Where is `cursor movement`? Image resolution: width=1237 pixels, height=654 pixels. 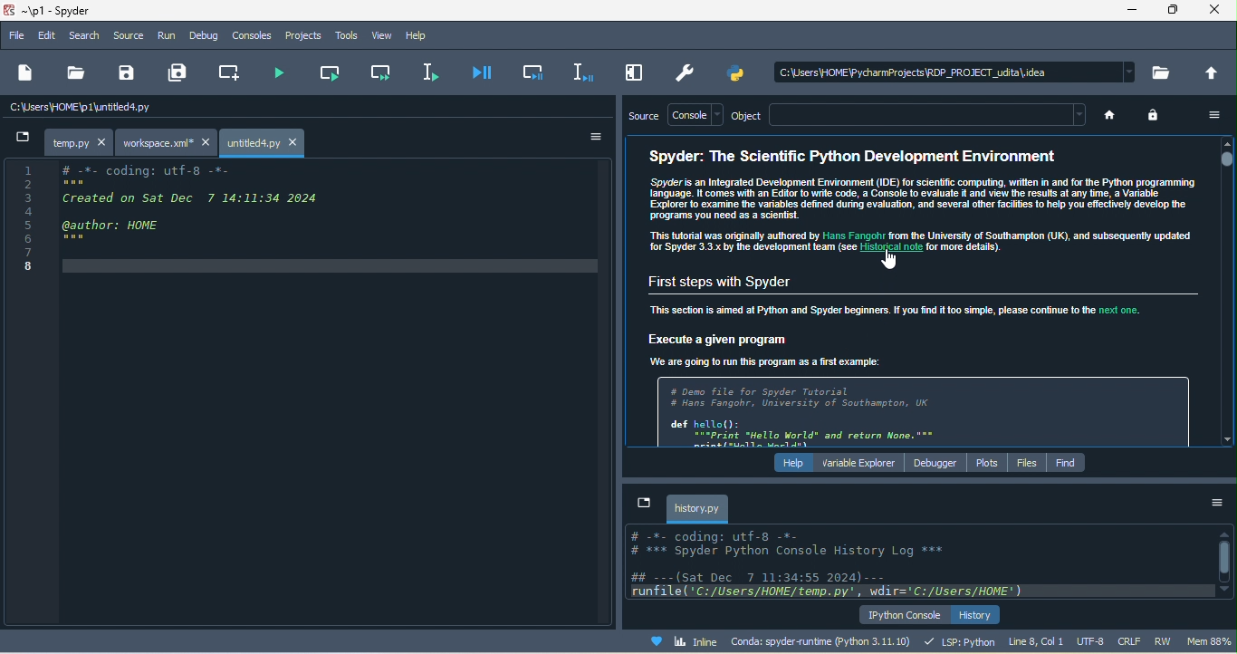
cursor movement is located at coordinates (889, 259).